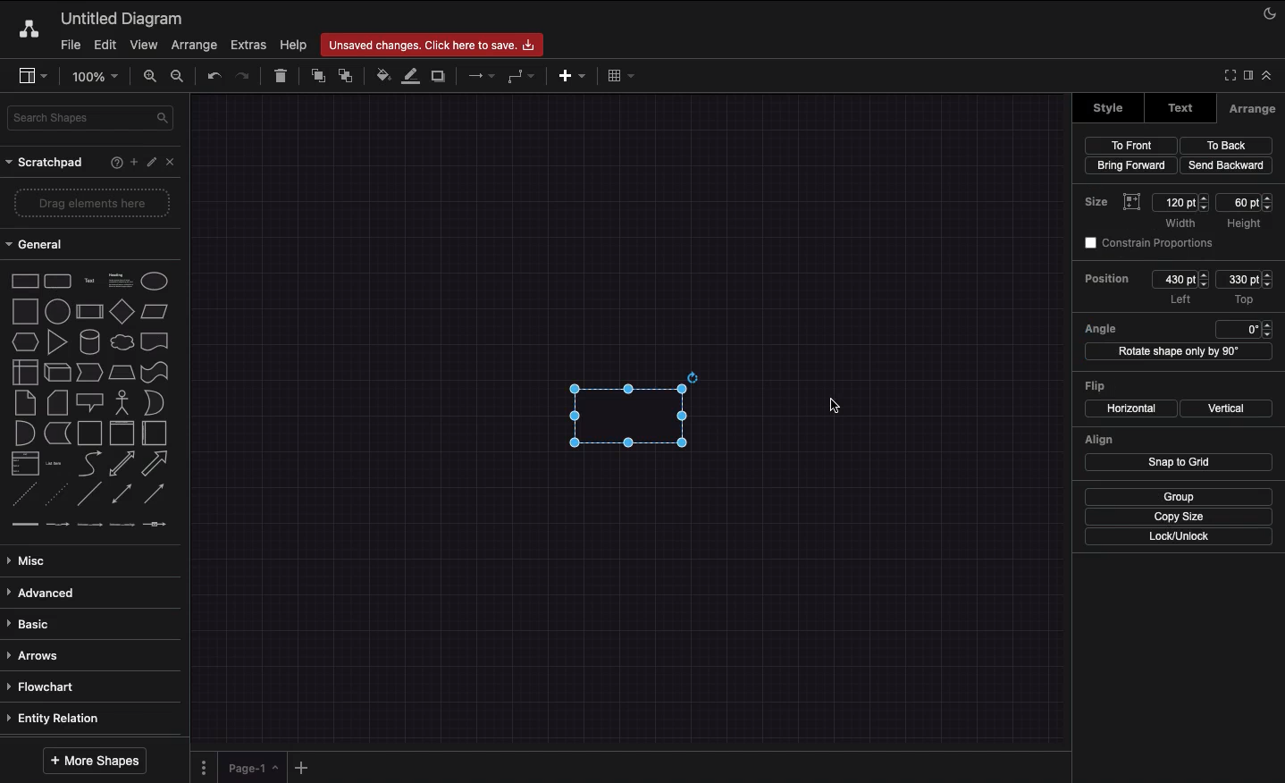 The width and height of the screenshot is (1285, 783). I want to click on To front, so click(1129, 145).